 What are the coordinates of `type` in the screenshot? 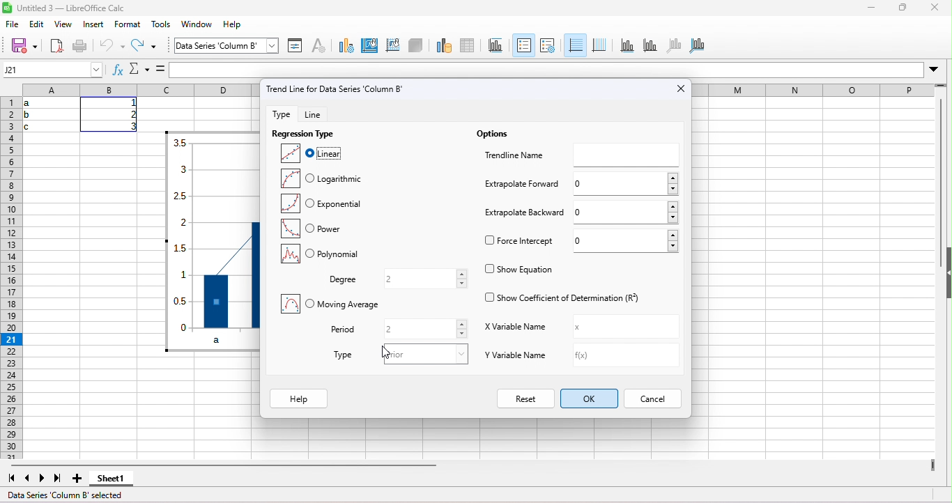 It's located at (346, 48).